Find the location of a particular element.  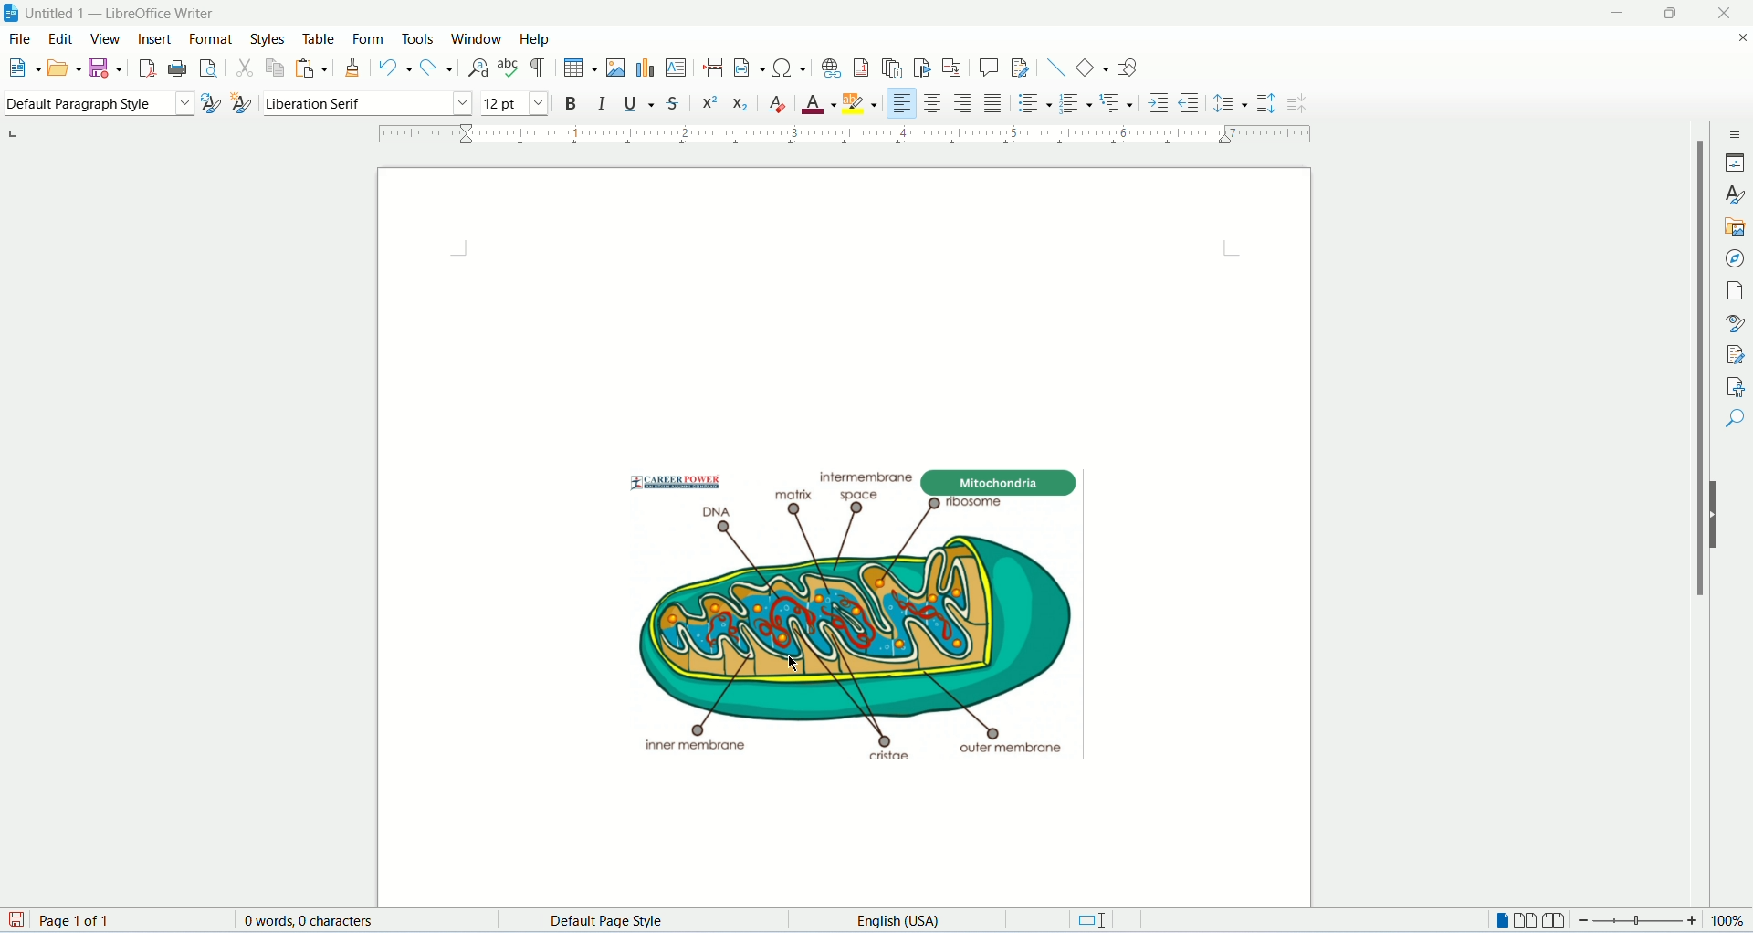

Default page style is located at coordinates (672, 921).